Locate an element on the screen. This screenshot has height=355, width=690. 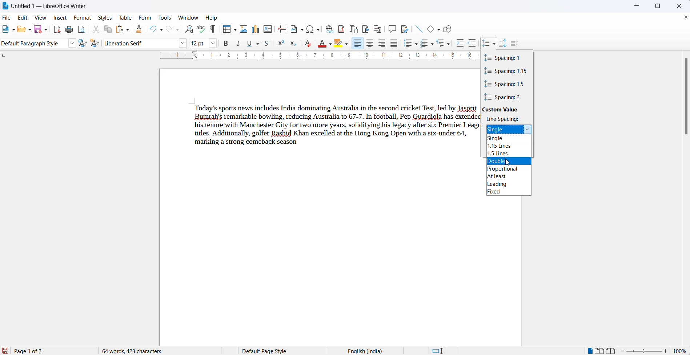
character highlight options is located at coordinates (346, 45).